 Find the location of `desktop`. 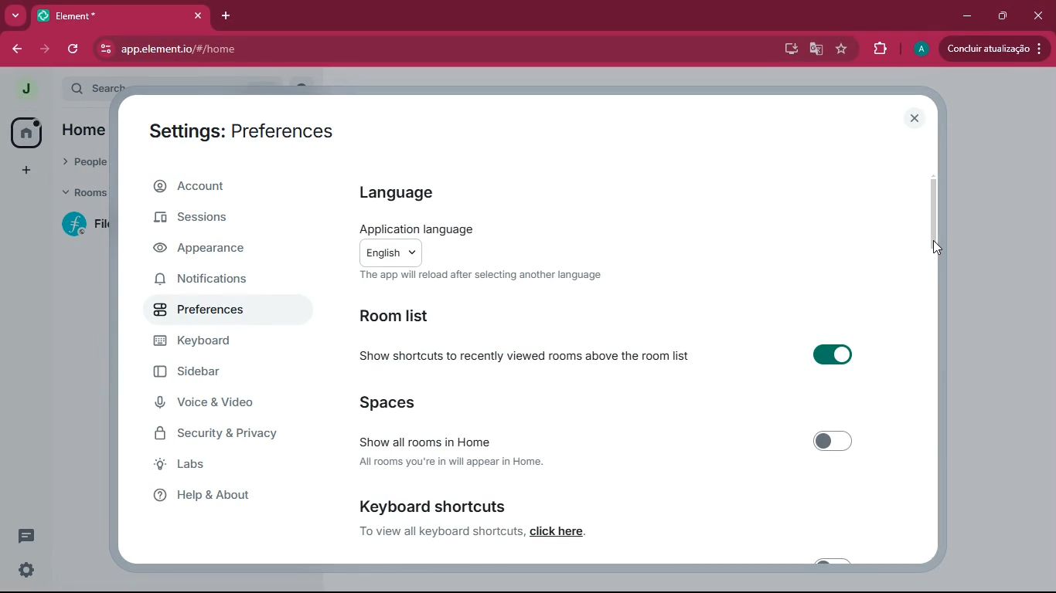

desktop is located at coordinates (789, 49).